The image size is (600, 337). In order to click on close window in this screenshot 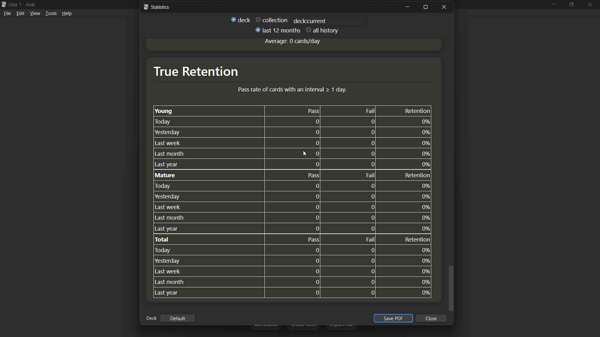, I will do `click(444, 7)`.